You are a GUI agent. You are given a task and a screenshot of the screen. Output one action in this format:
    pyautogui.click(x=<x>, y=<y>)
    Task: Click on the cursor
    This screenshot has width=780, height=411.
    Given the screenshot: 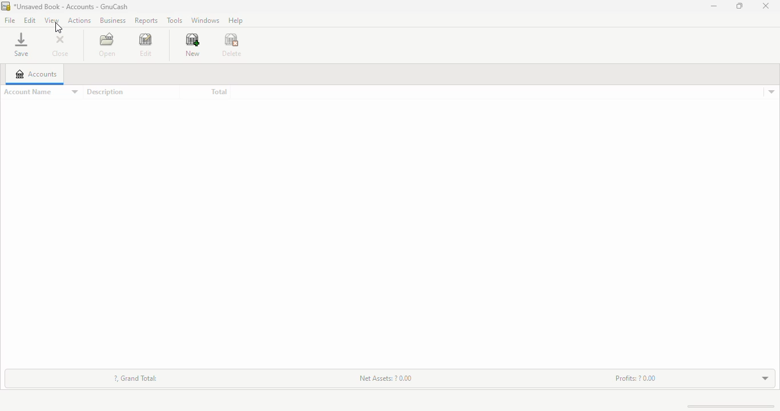 What is the action you would take?
    pyautogui.click(x=59, y=28)
    